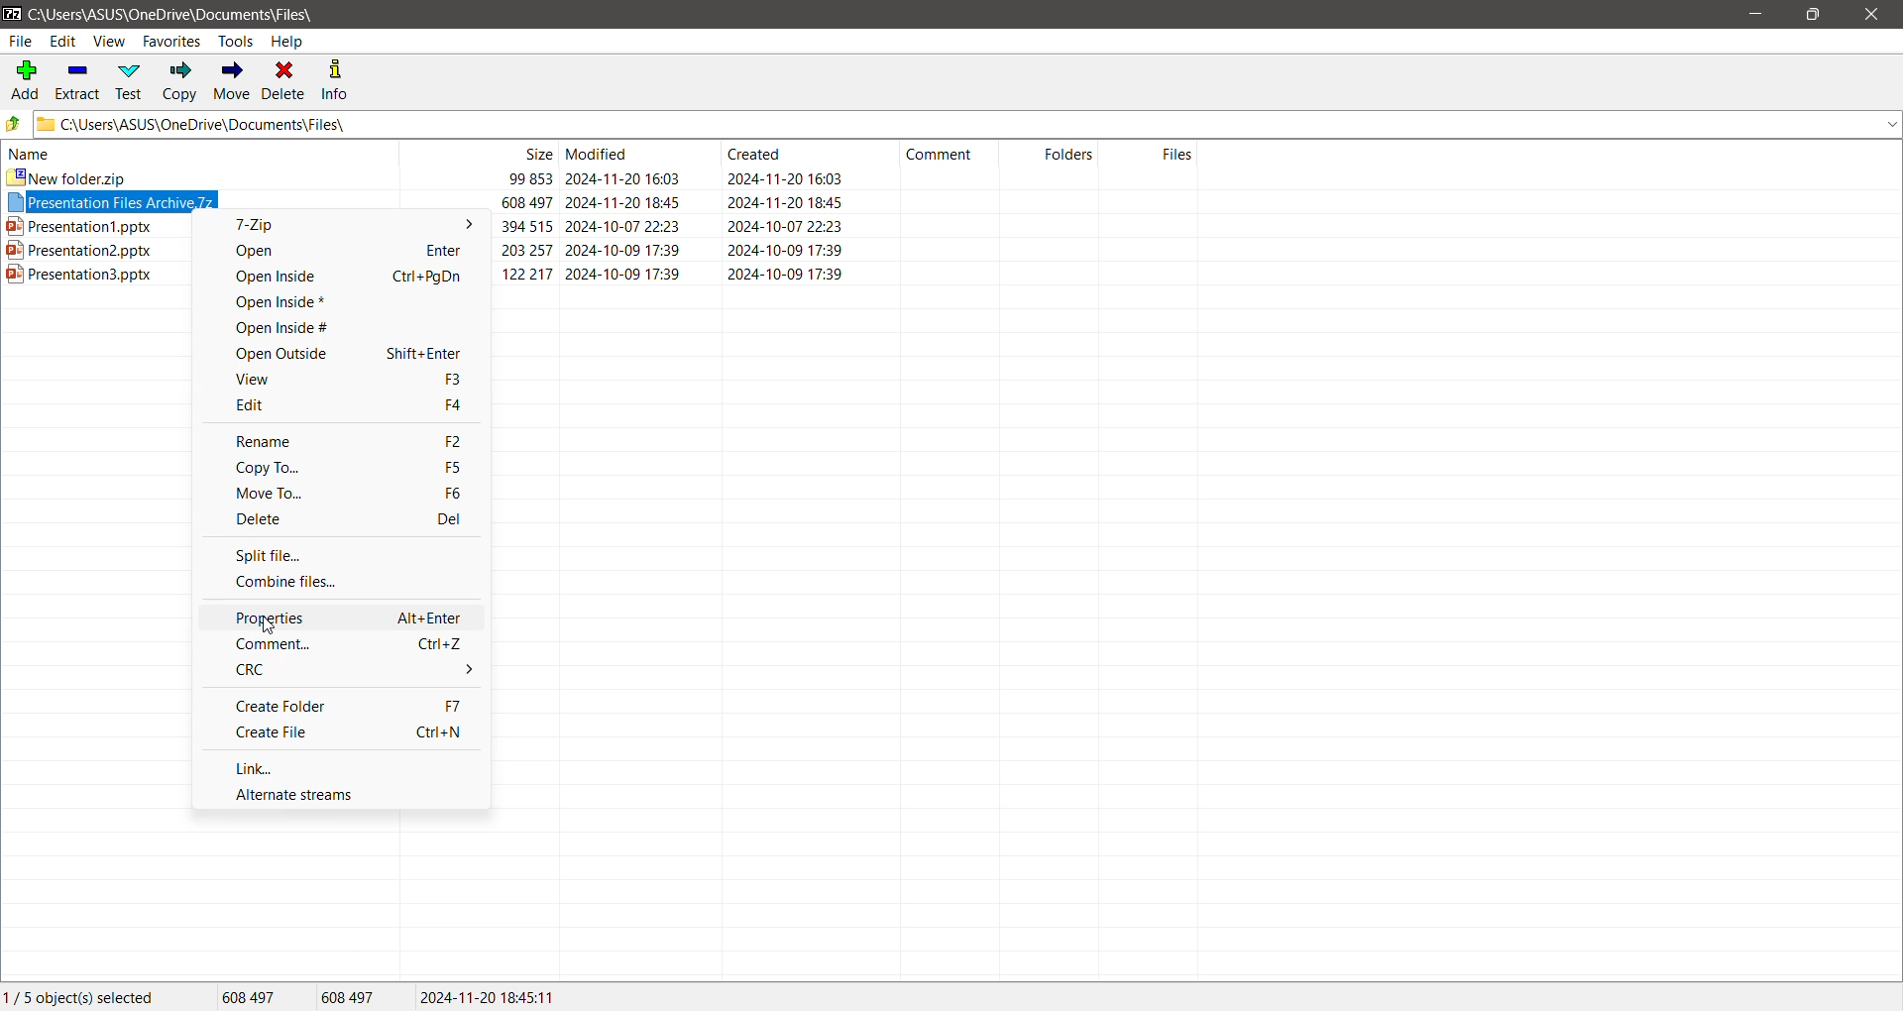  What do you see at coordinates (177, 81) in the screenshot?
I see `Copy` at bounding box center [177, 81].